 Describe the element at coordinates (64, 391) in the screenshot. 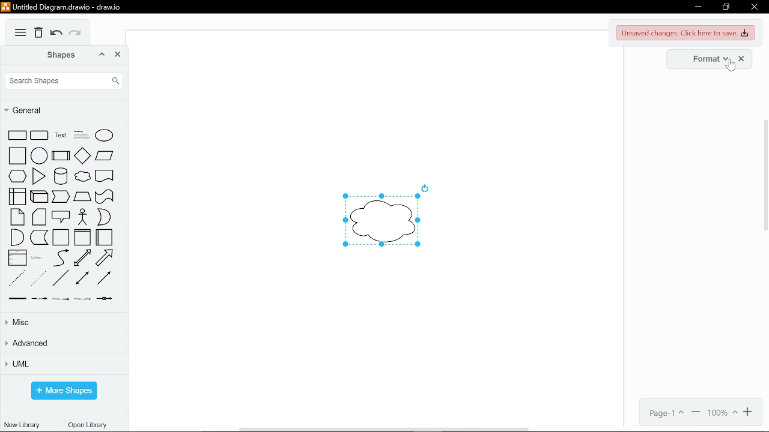

I see `more shapes` at that location.